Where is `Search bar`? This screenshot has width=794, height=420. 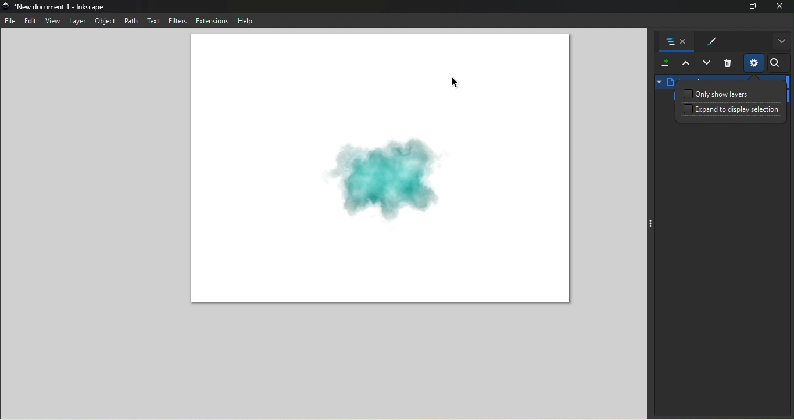 Search bar is located at coordinates (777, 63).